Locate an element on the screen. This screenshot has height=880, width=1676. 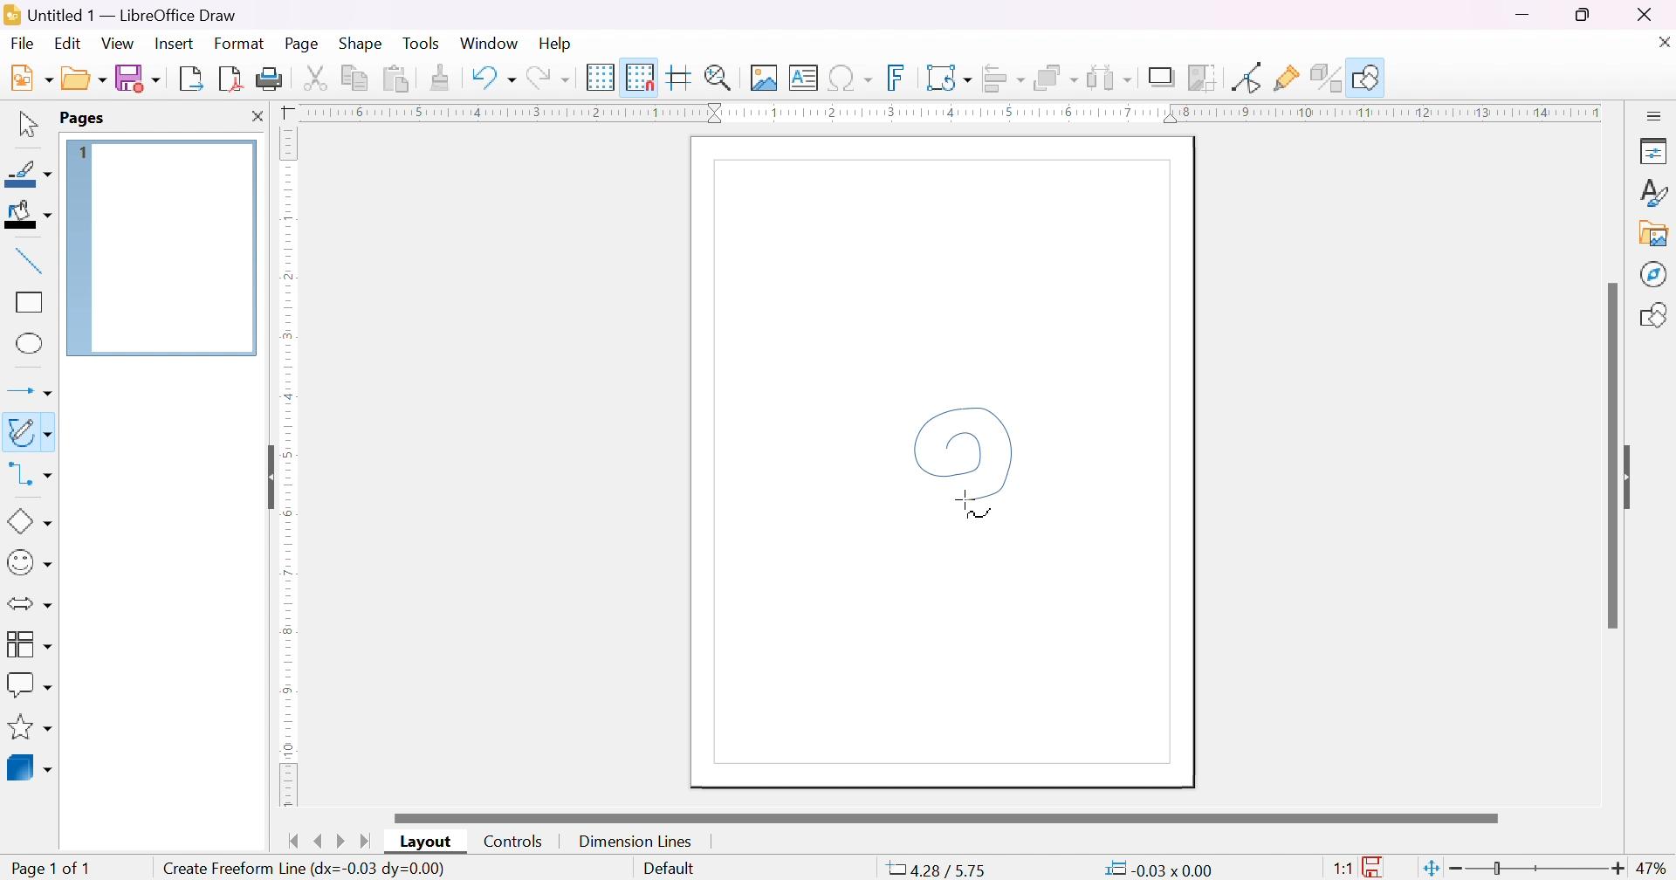
47% is located at coordinates (1654, 870).